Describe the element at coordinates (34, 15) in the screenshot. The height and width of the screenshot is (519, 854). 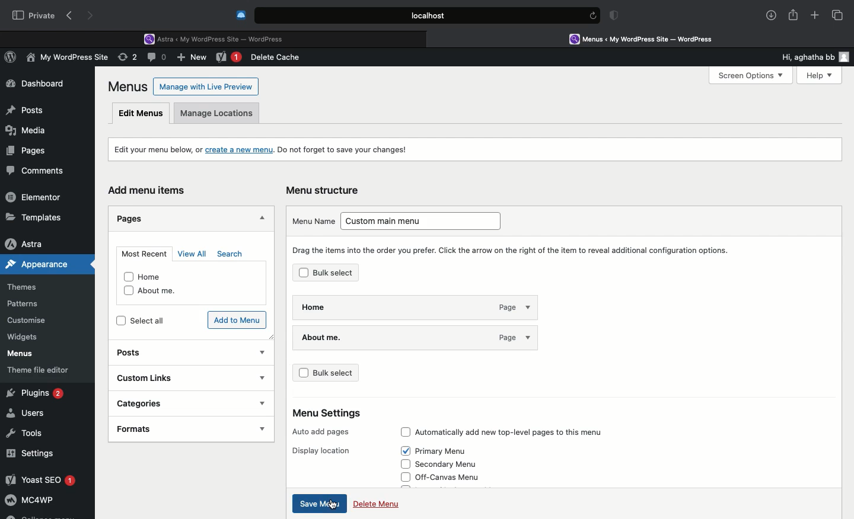
I see `Private` at that location.